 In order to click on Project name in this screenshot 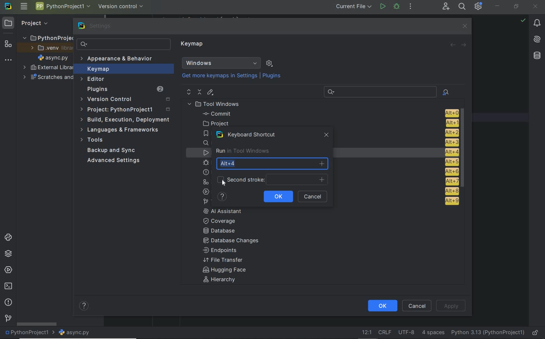, I will do `click(63, 7)`.